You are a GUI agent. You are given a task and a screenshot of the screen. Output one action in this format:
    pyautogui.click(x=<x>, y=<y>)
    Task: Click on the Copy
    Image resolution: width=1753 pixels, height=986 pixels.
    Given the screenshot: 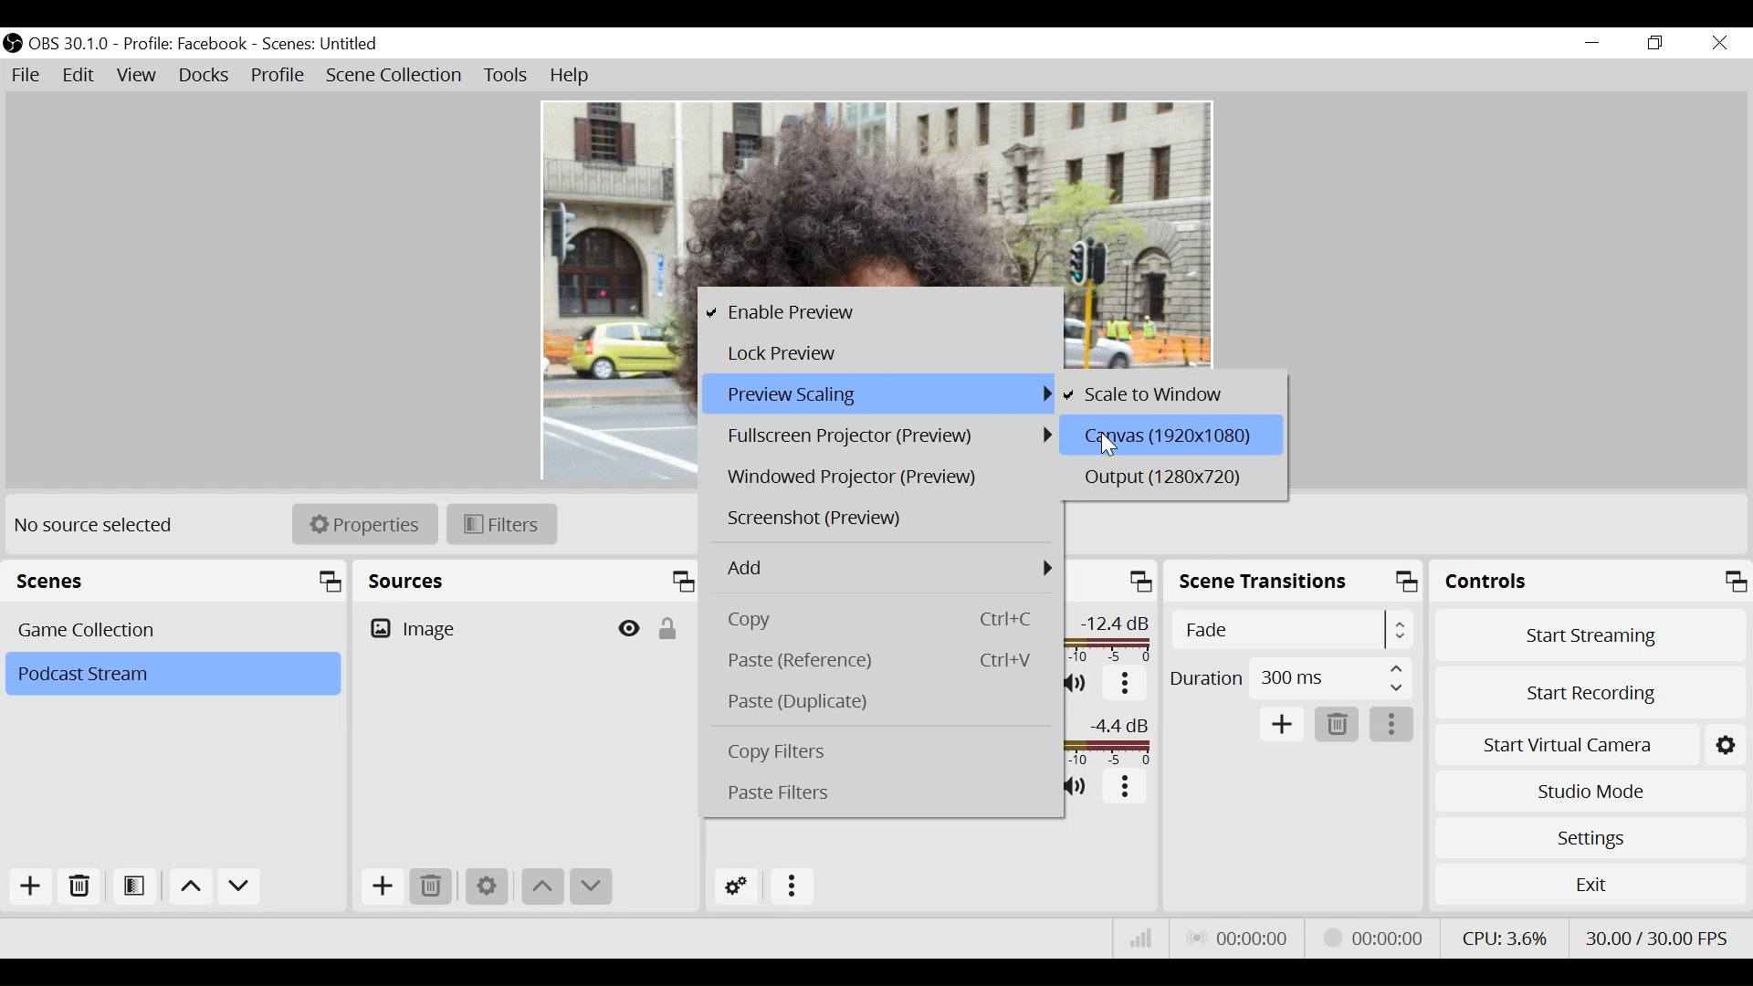 What is the action you would take?
    pyautogui.click(x=886, y=619)
    